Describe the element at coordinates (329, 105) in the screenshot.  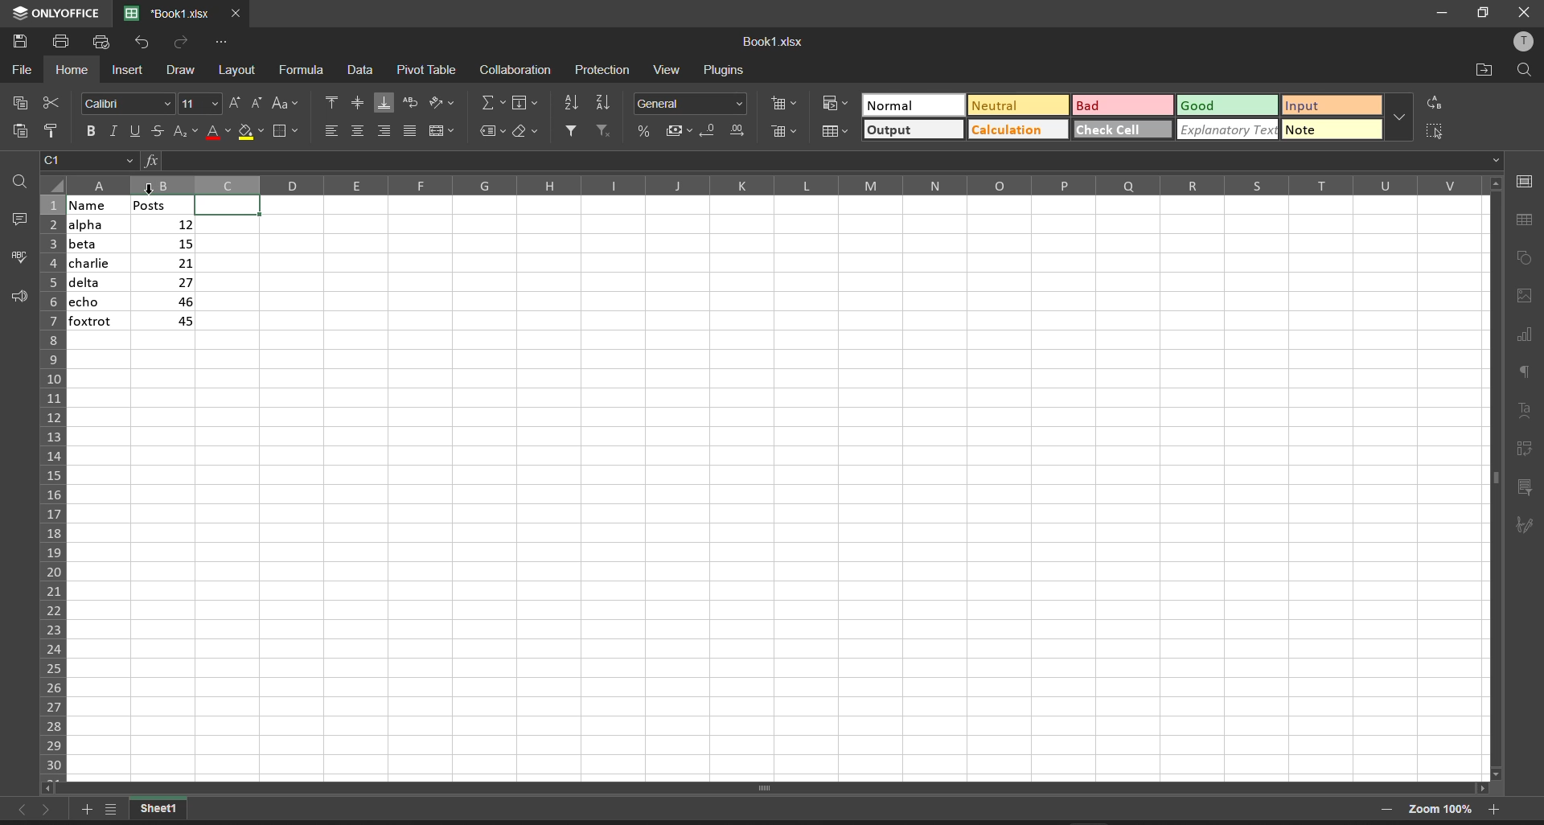
I see `align top` at that location.